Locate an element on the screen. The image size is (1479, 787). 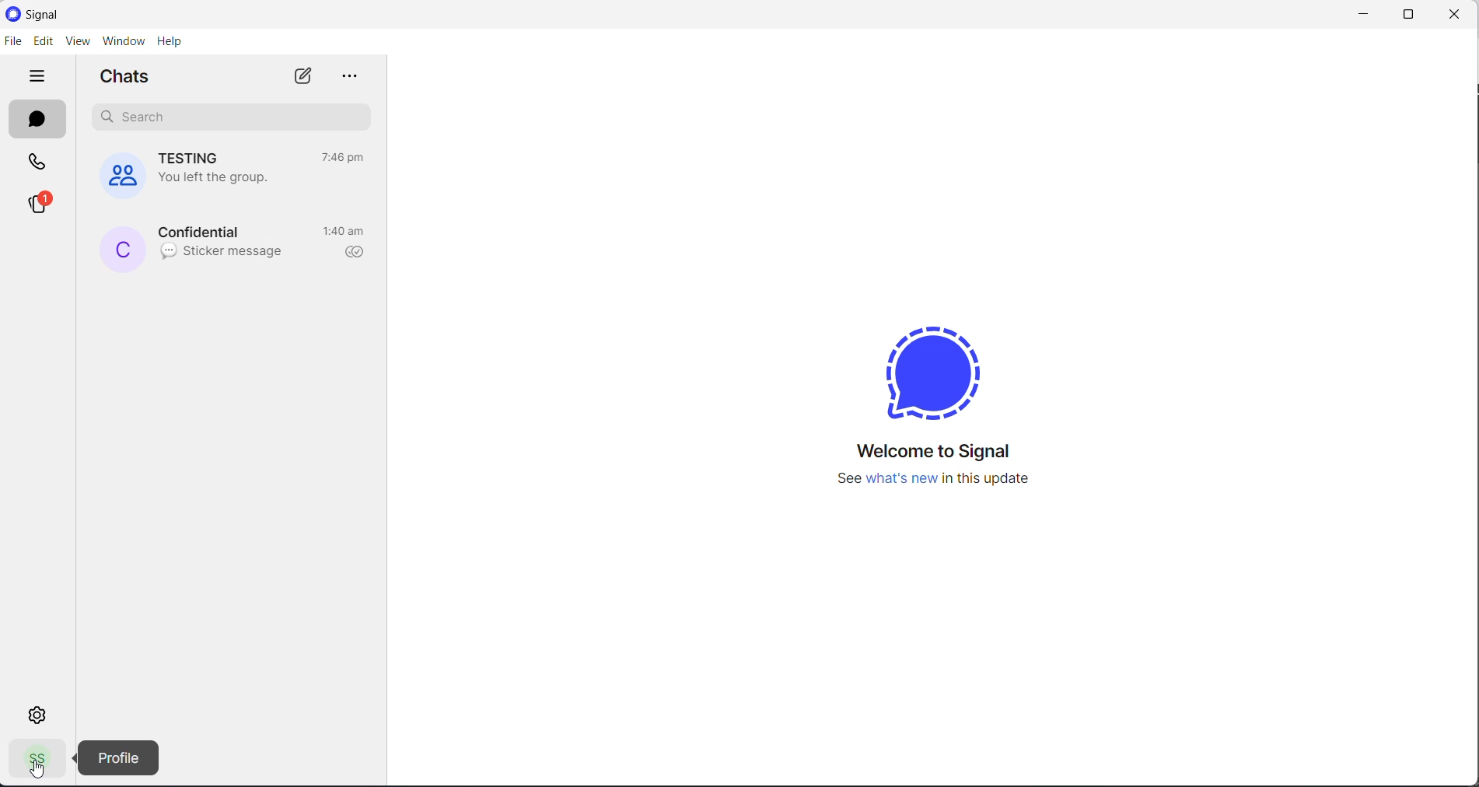
last active time is located at coordinates (346, 233).